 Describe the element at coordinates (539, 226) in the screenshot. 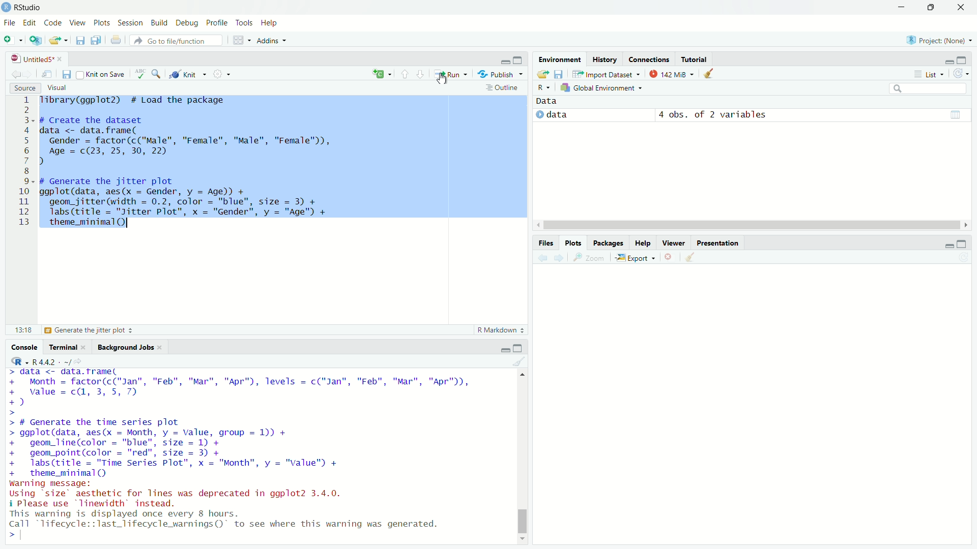

I see `move left` at that location.